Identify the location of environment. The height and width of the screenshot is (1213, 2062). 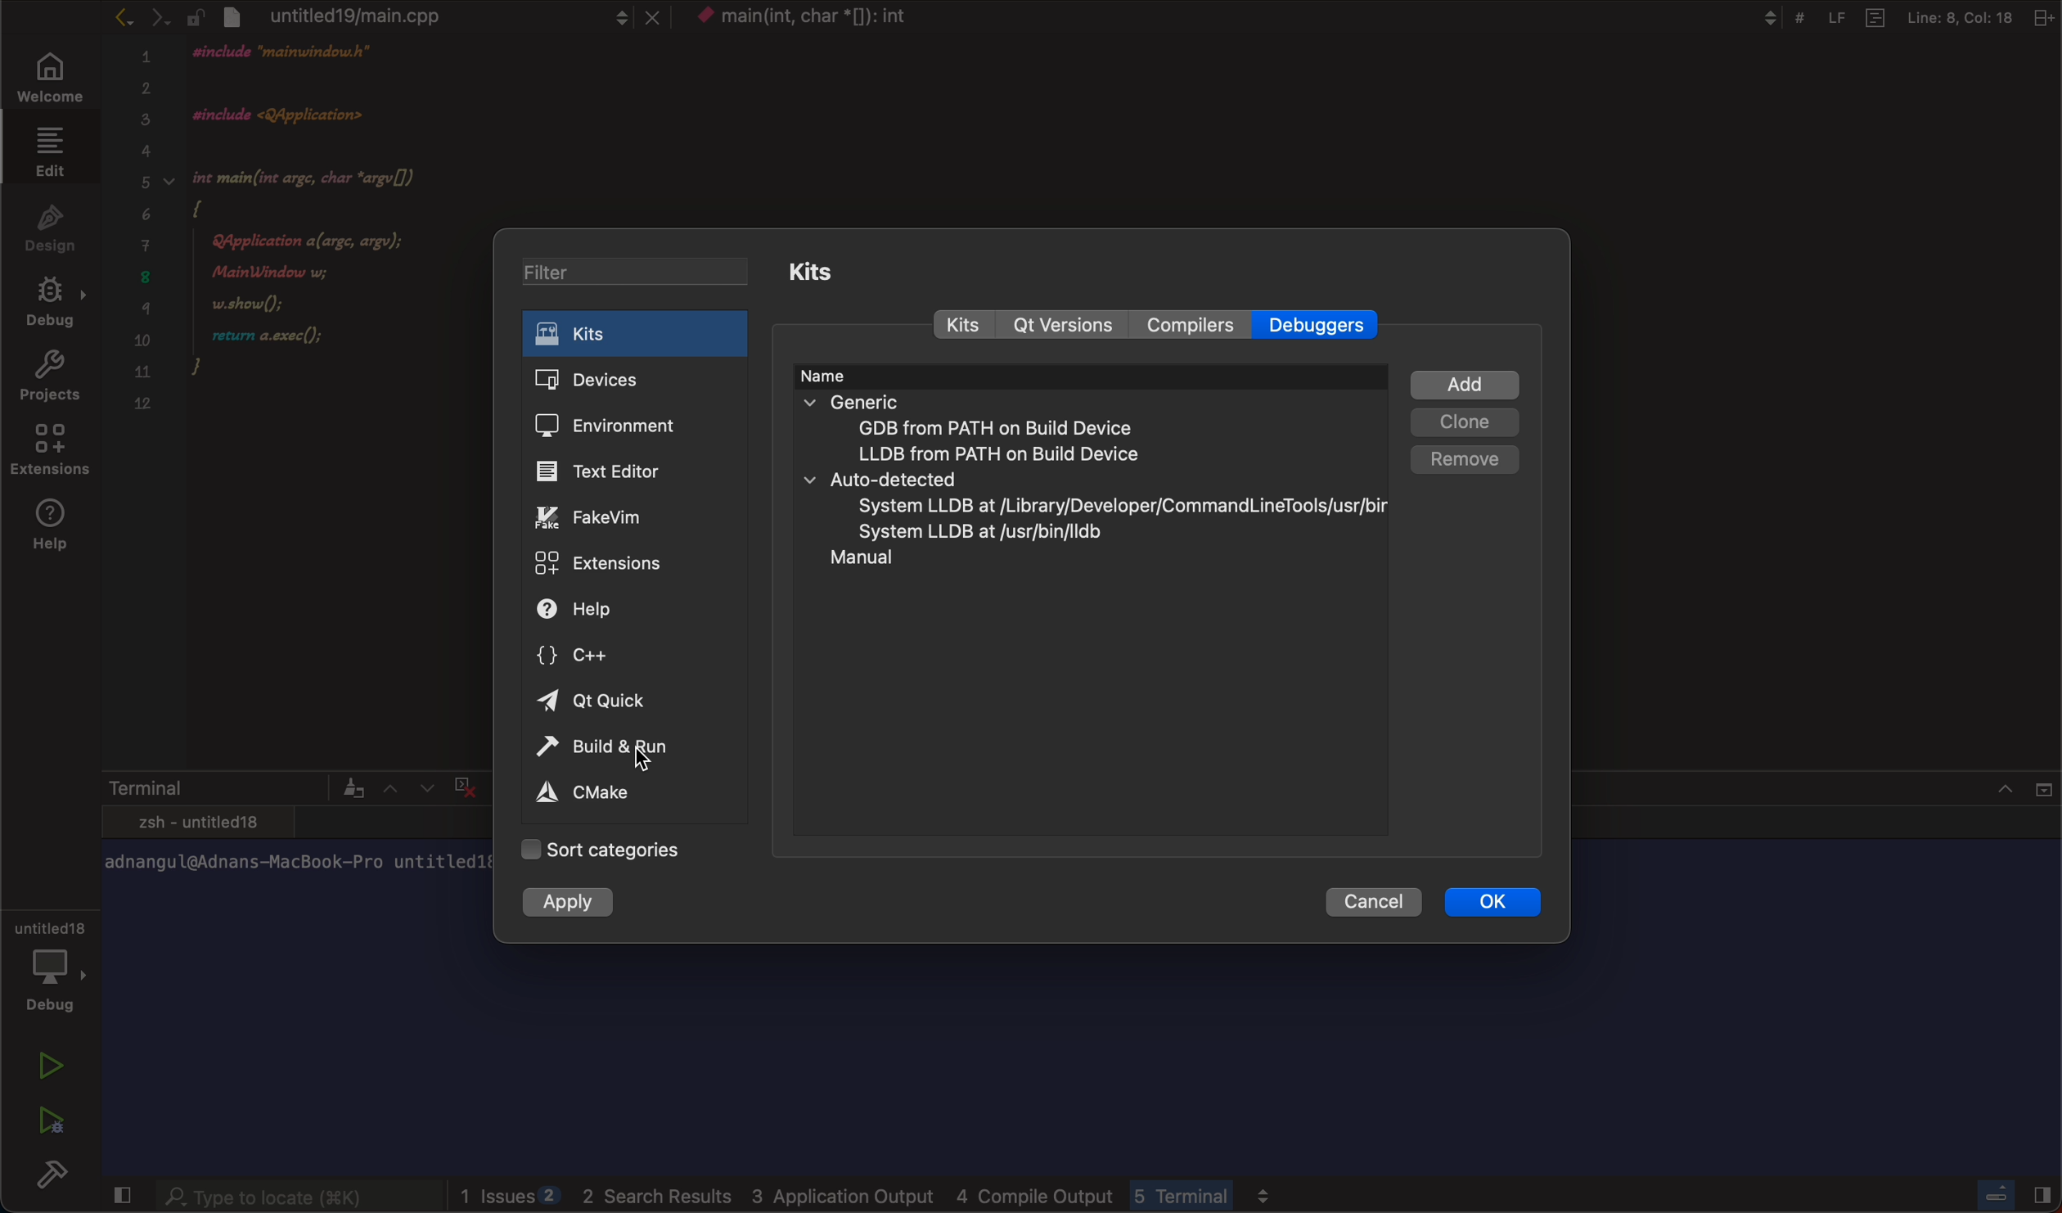
(620, 422).